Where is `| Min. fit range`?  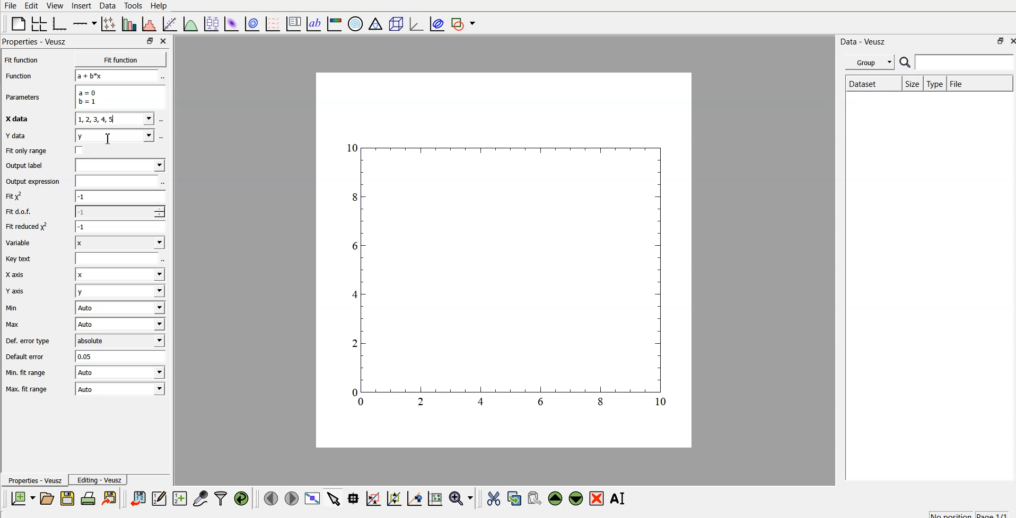 | Min. fit range is located at coordinates (26, 372).